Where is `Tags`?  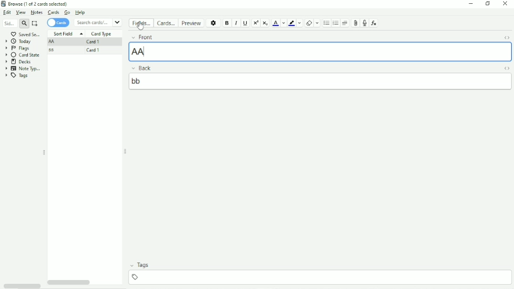
Tags is located at coordinates (17, 76).